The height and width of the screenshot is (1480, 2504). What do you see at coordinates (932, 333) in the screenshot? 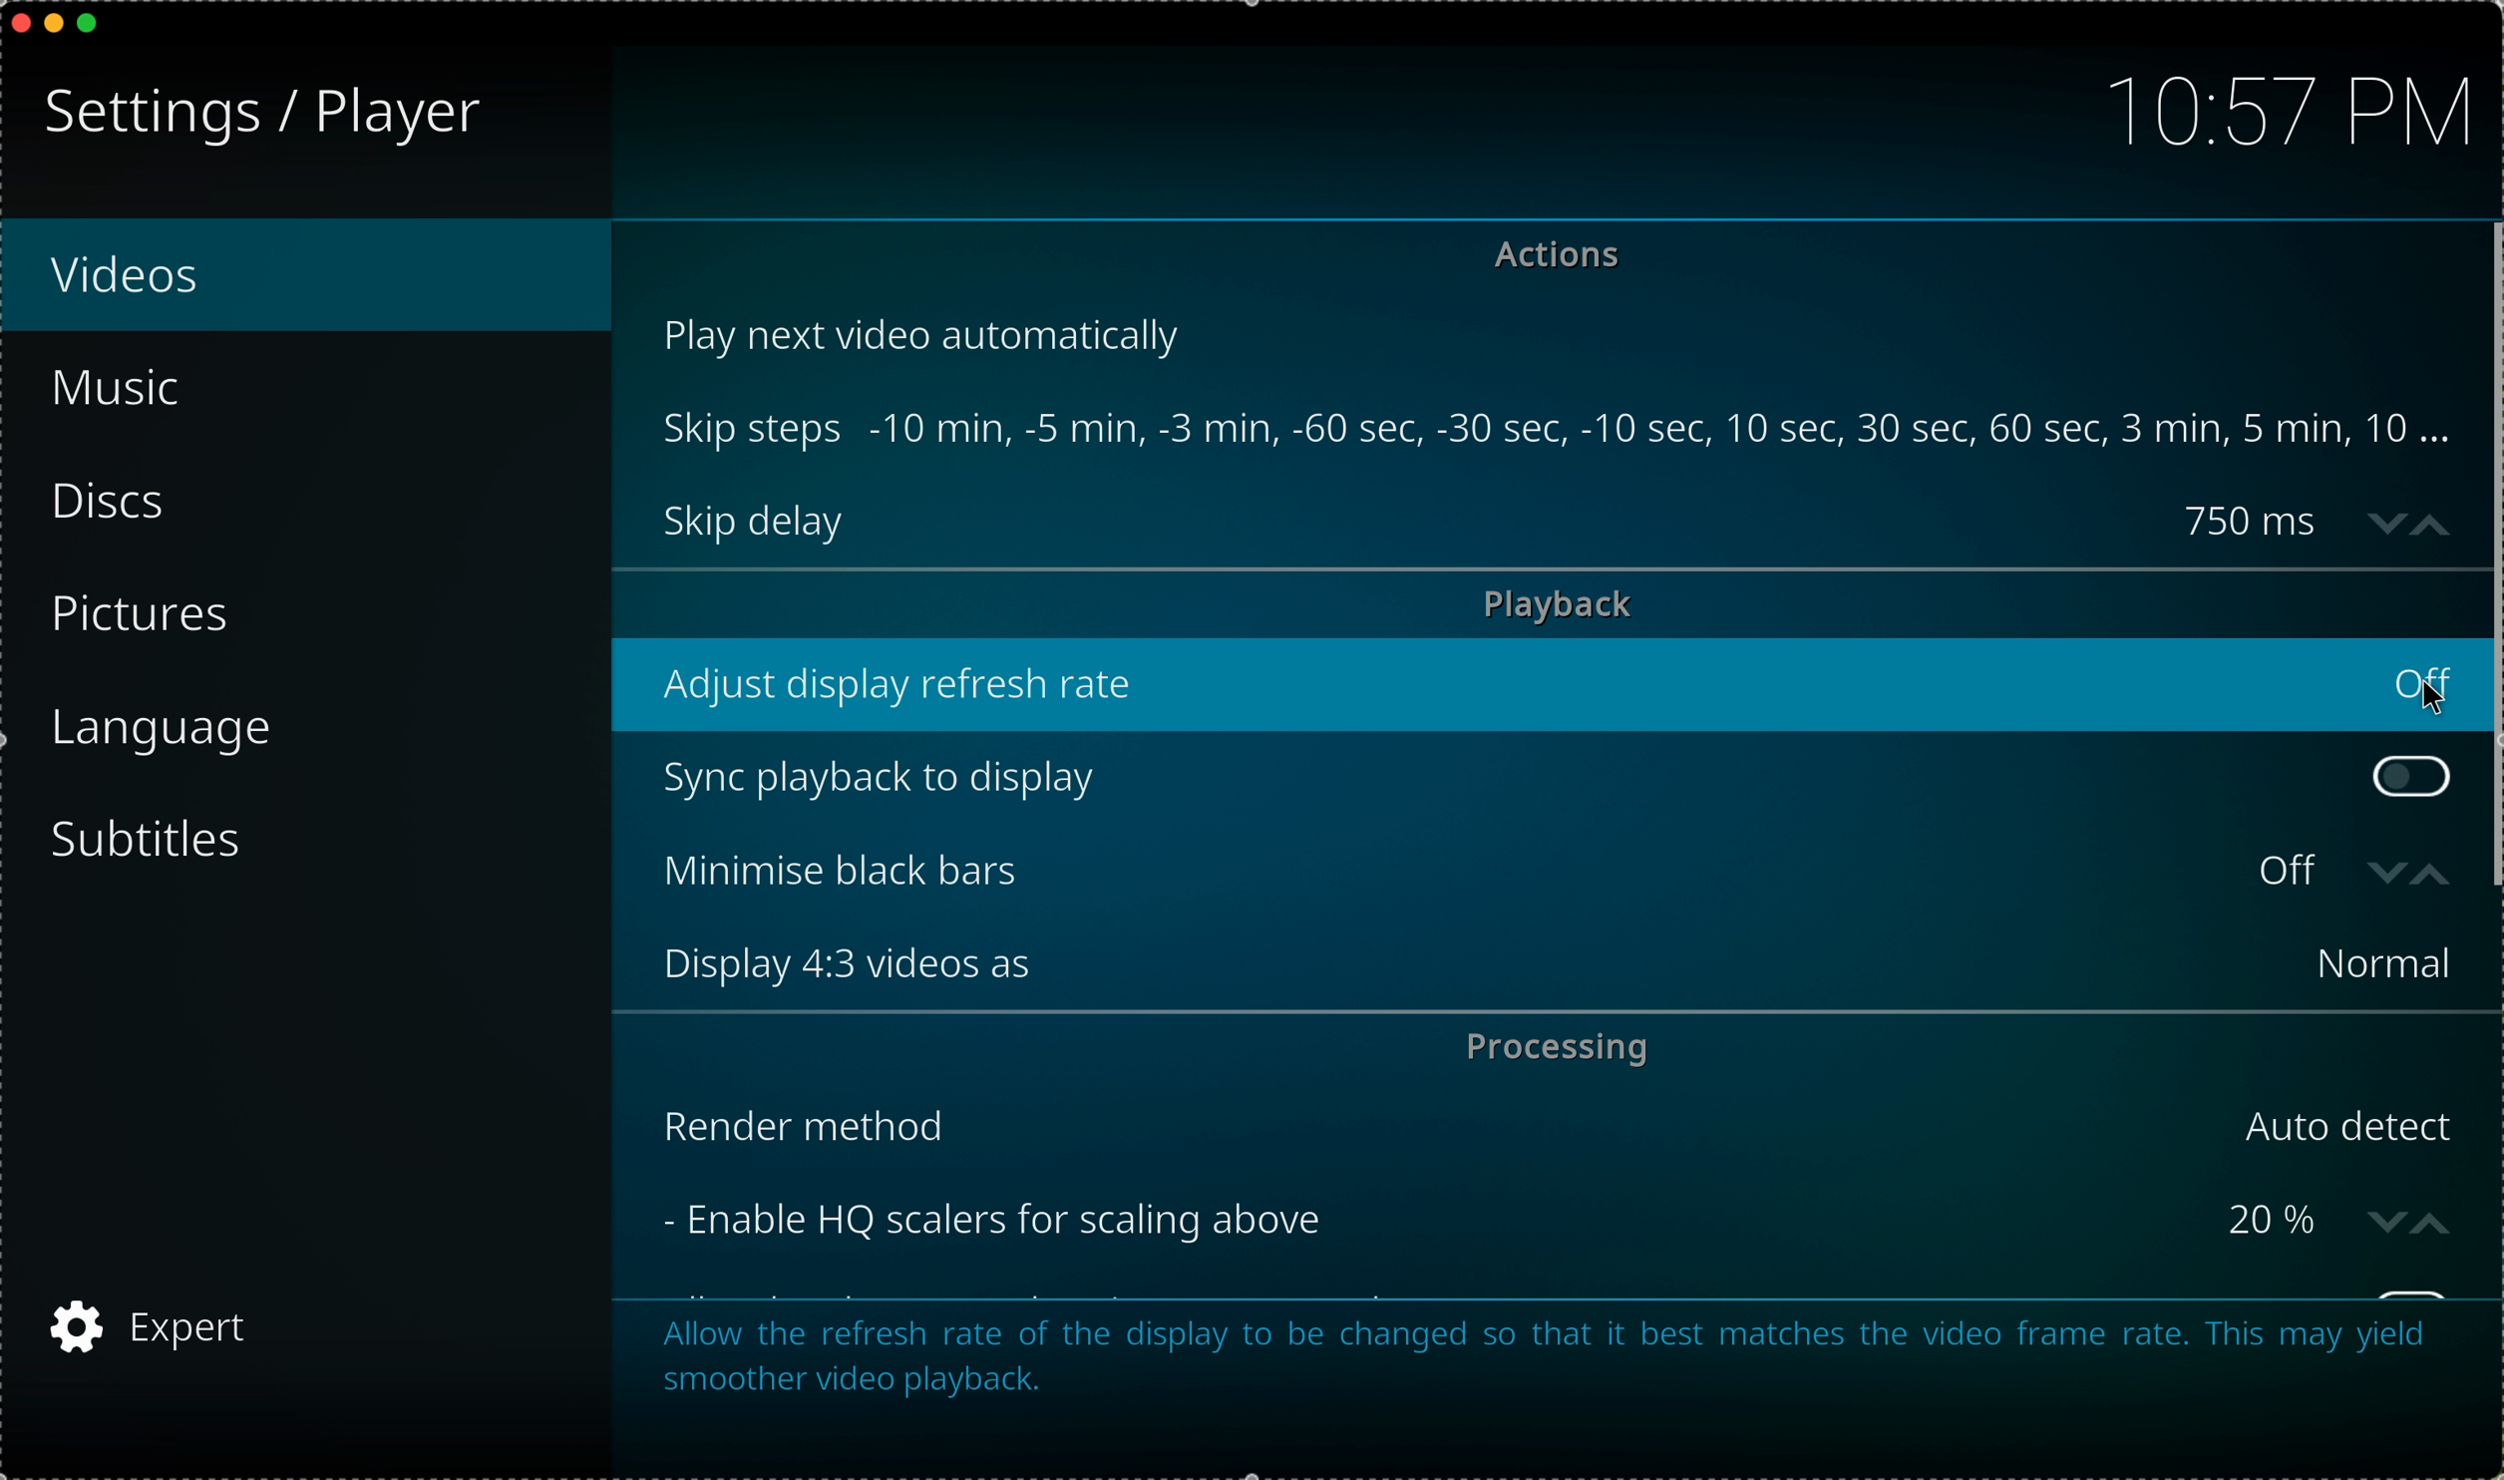
I see `play next video automatically` at bounding box center [932, 333].